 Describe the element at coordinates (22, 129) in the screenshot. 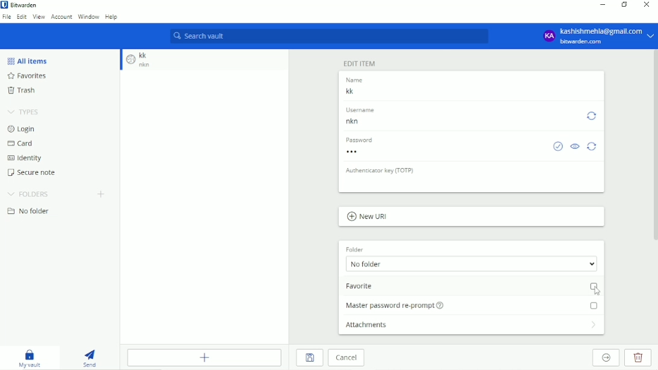

I see `Login` at that location.